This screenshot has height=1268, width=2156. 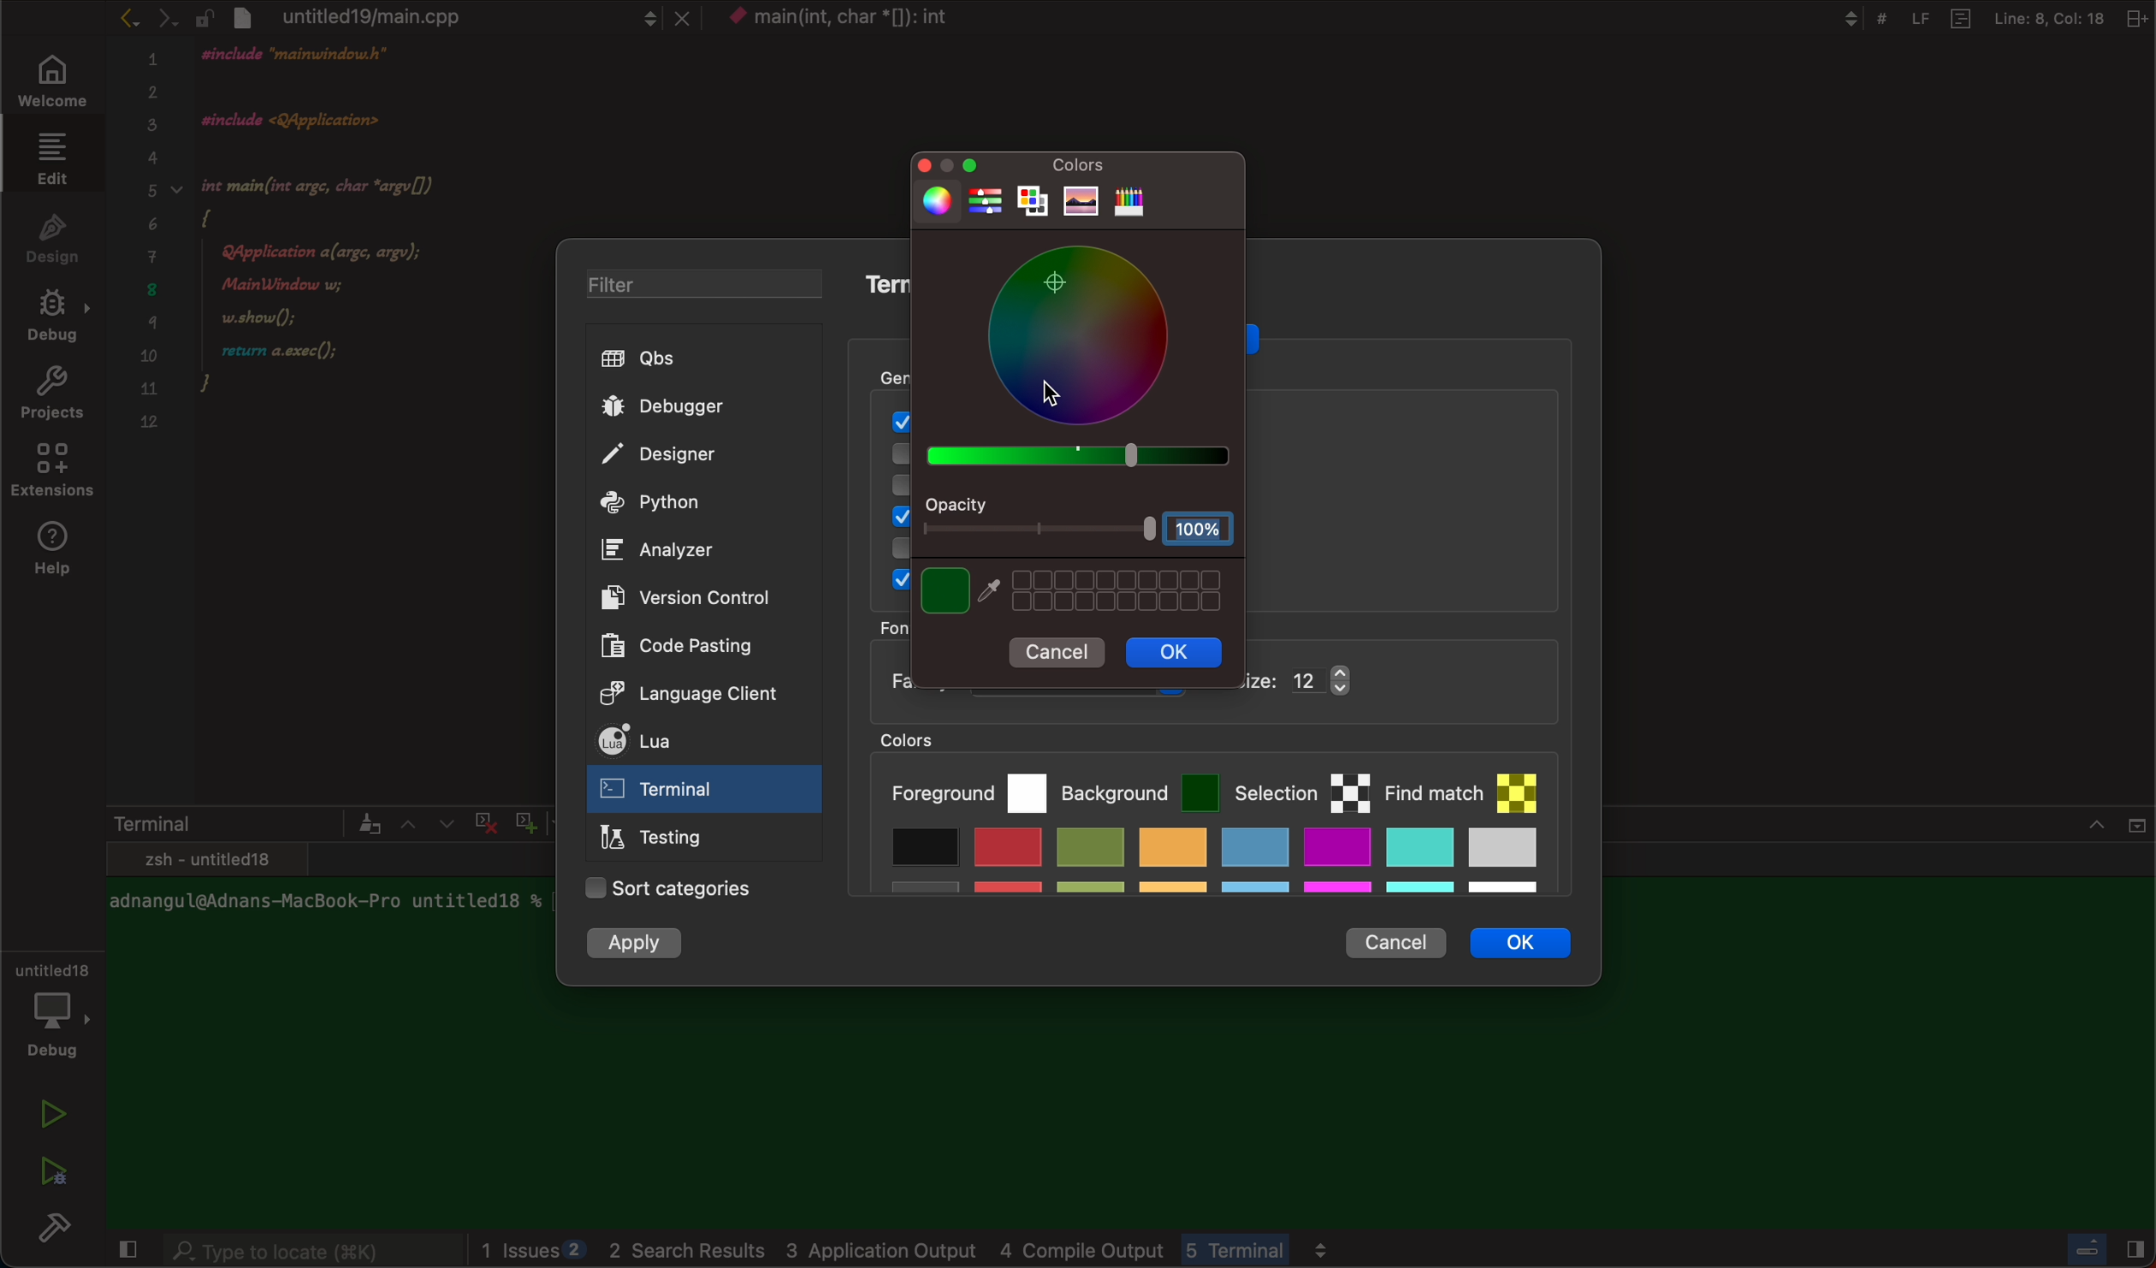 What do you see at coordinates (1532, 948) in the screenshot?
I see `ok` at bounding box center [1532, 948].